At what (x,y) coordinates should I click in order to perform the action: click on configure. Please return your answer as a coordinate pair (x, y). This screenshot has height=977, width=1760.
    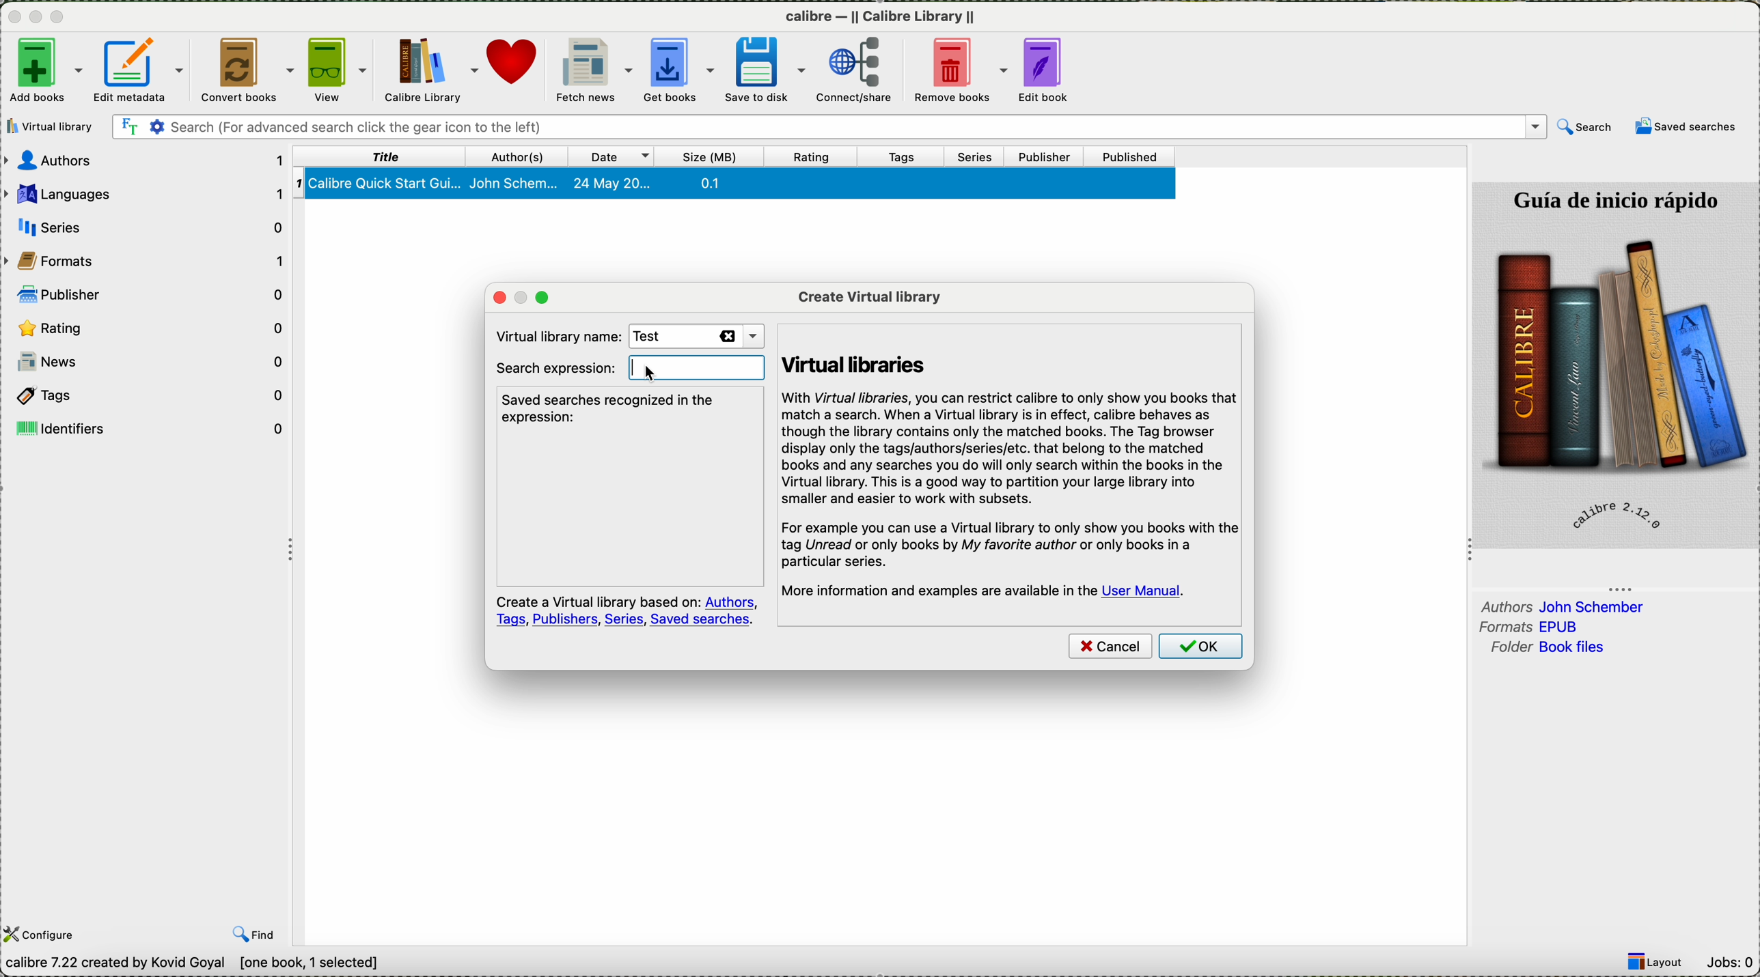
    Looking at the image, I should click on (43, 934).